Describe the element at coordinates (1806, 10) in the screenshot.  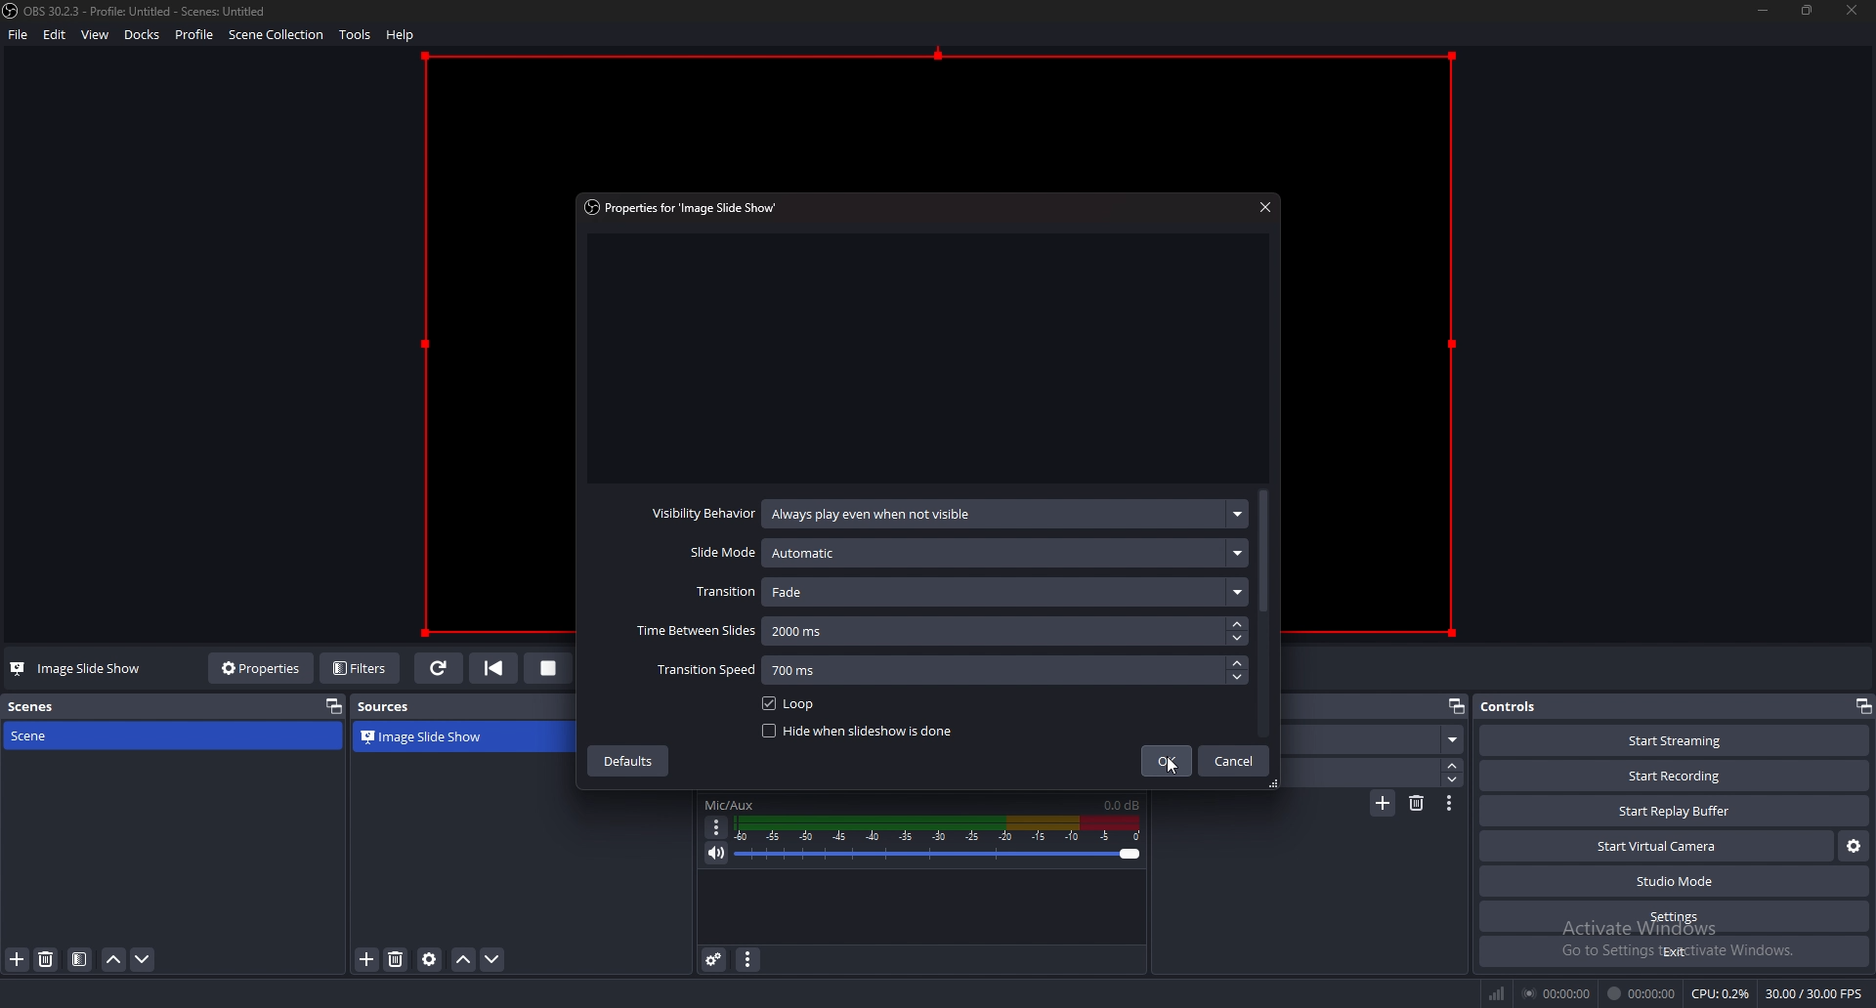
I see `resize` at that location.